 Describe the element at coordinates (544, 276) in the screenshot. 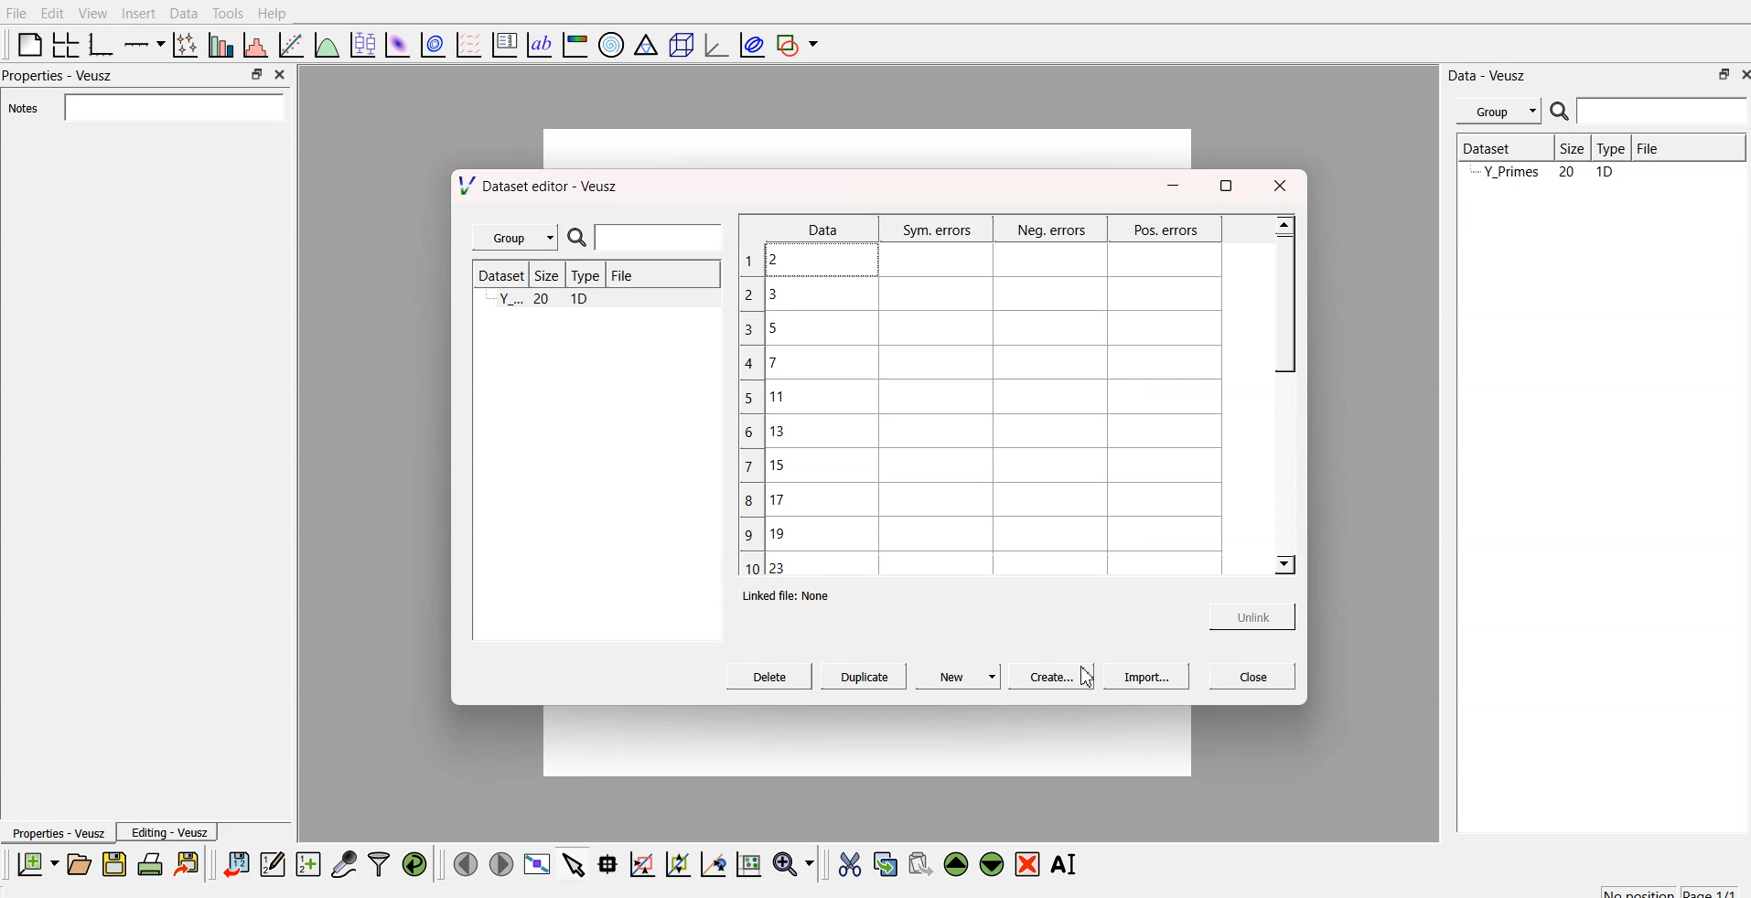

I see `| Size` at that location.